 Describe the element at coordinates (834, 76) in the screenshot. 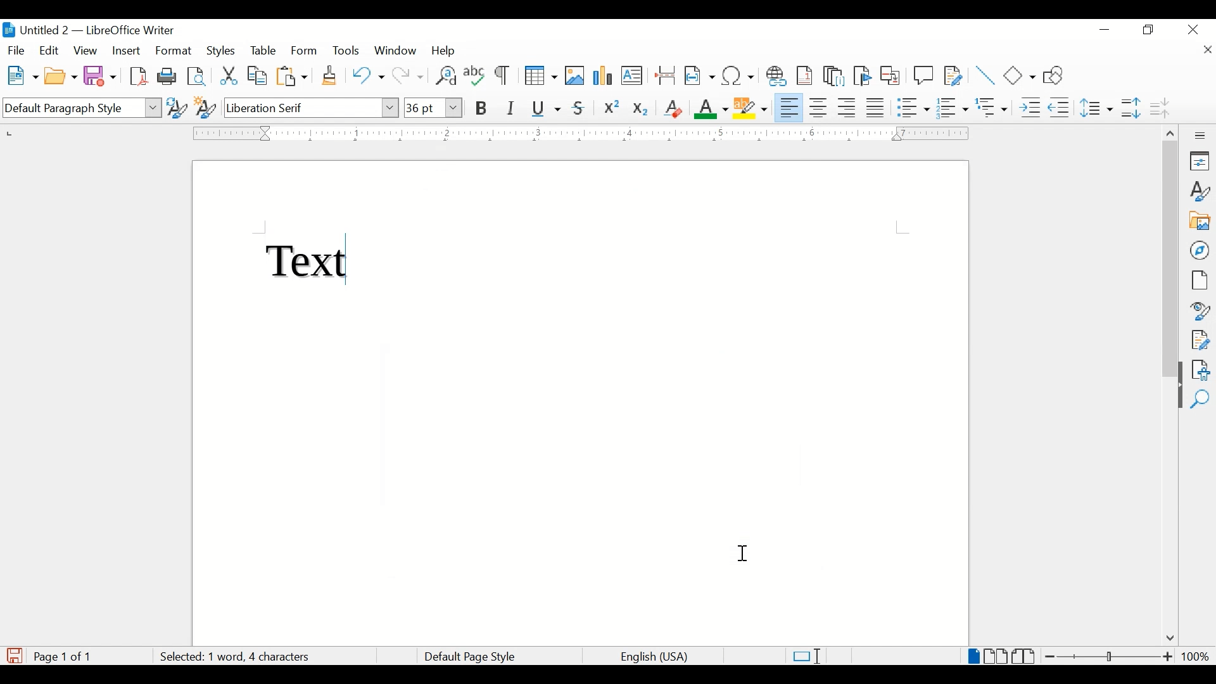

I see `insert endnote` at that location.